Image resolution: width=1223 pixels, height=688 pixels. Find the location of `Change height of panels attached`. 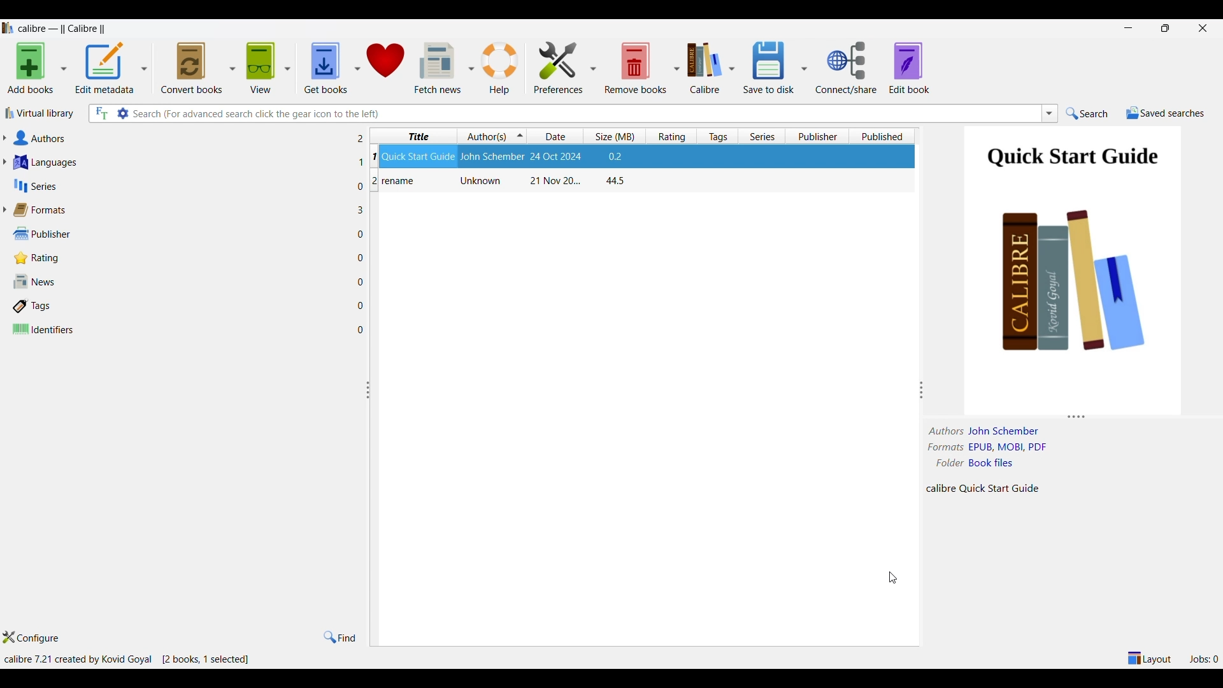

Change height of panels attached is located at coordinates (1063, 417).